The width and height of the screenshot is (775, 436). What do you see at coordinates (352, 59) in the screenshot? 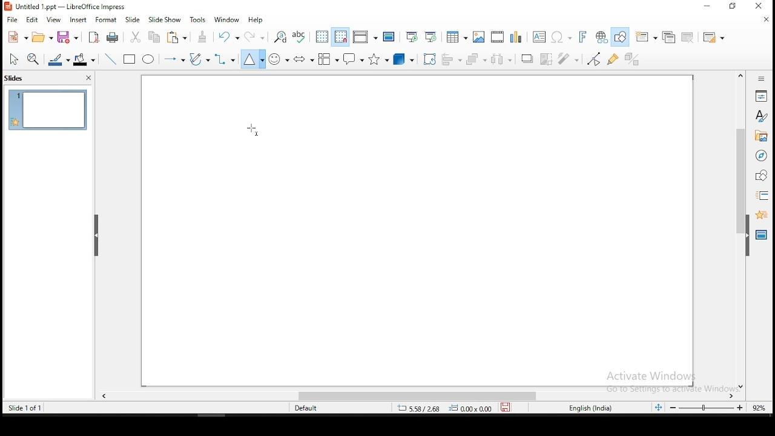
I see `callout shapes` at bounding box center [352, 59].